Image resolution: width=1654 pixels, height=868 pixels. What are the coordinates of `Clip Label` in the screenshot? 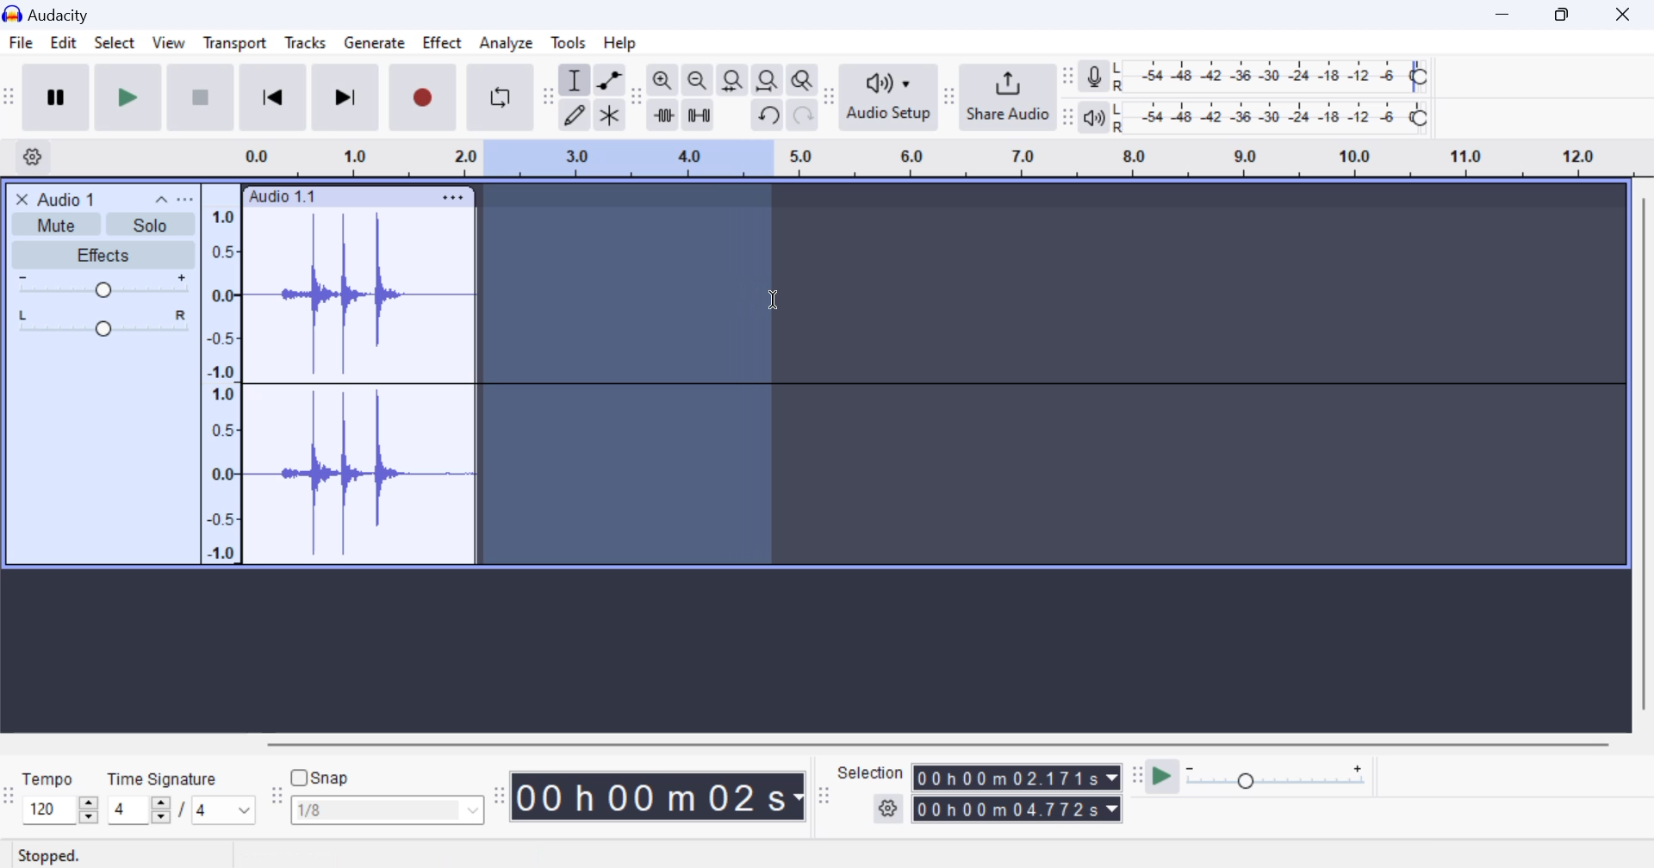 It's located at (283, 197).